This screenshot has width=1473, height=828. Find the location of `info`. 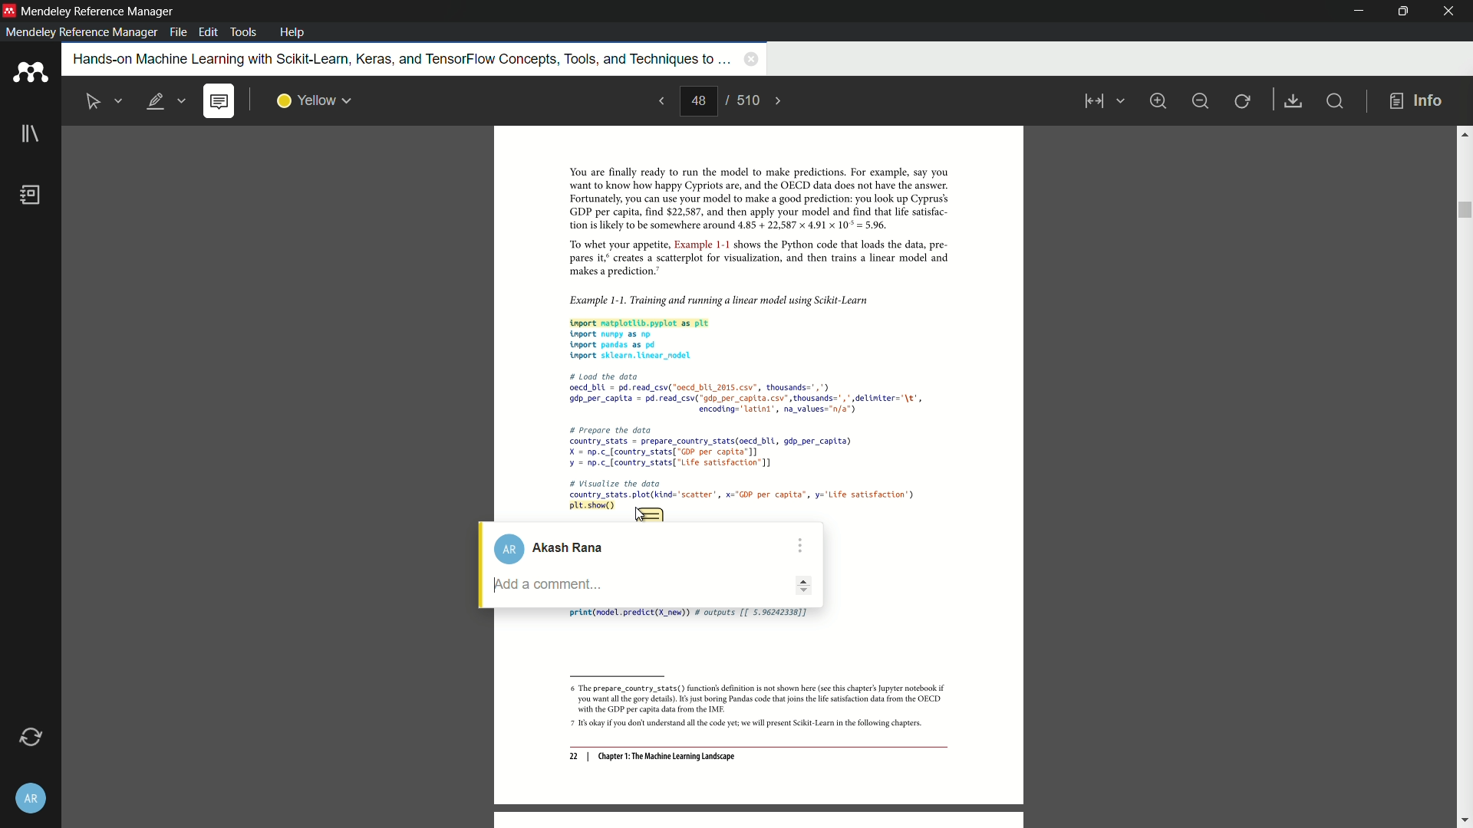

info is located at coordinates (1416, 102).